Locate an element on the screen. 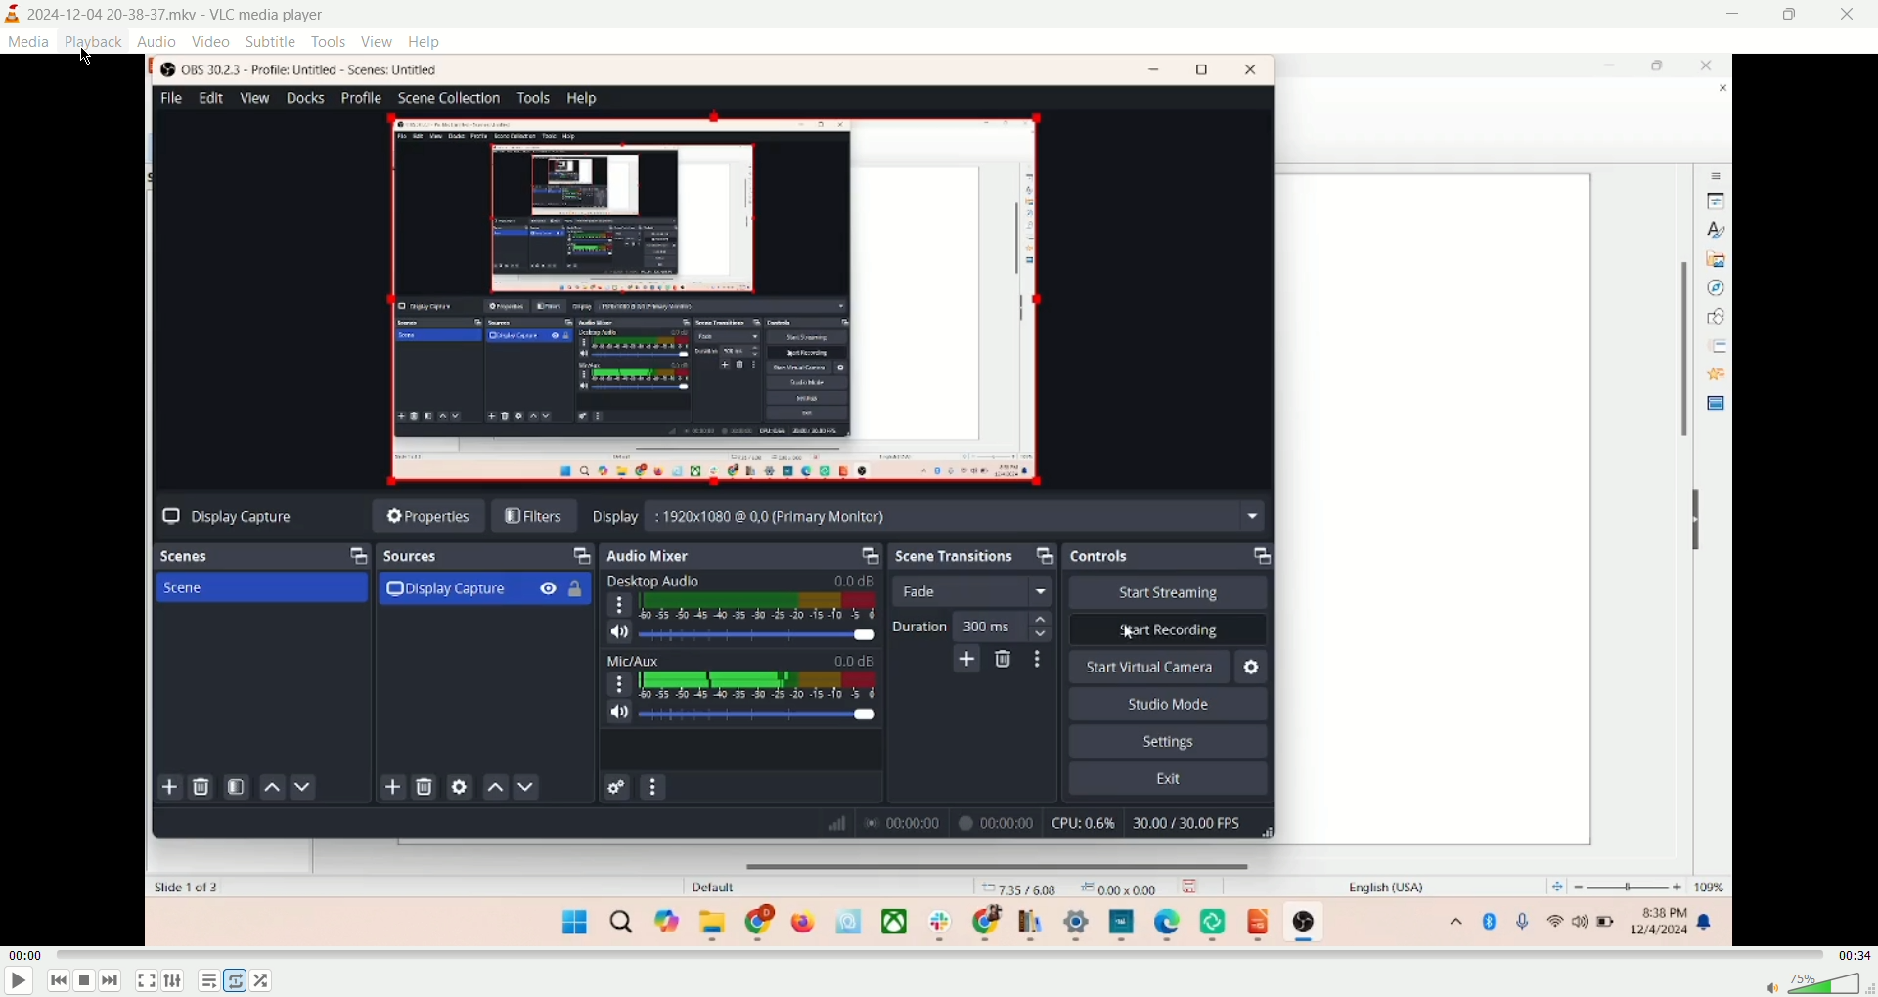 The image size is (1878, 997). tools is located at coordinates (330, 42).